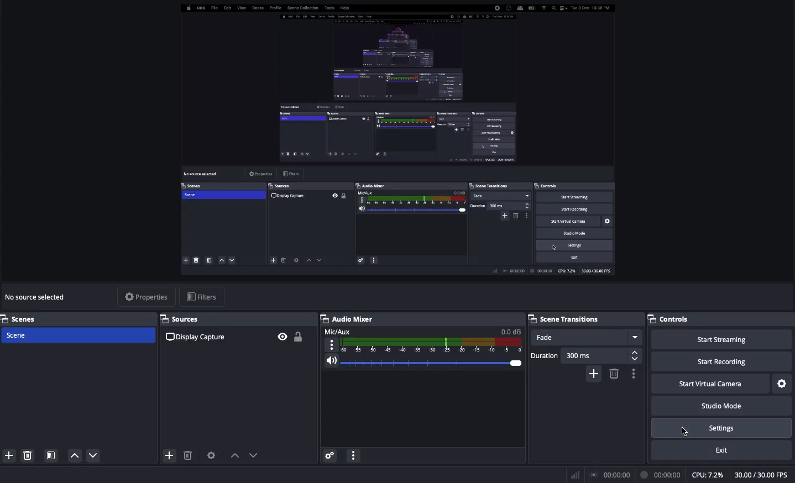 The image size is (795, 483). Describe the element at coordinates (354, 454) in the screenshot. I see `Options` at that location.